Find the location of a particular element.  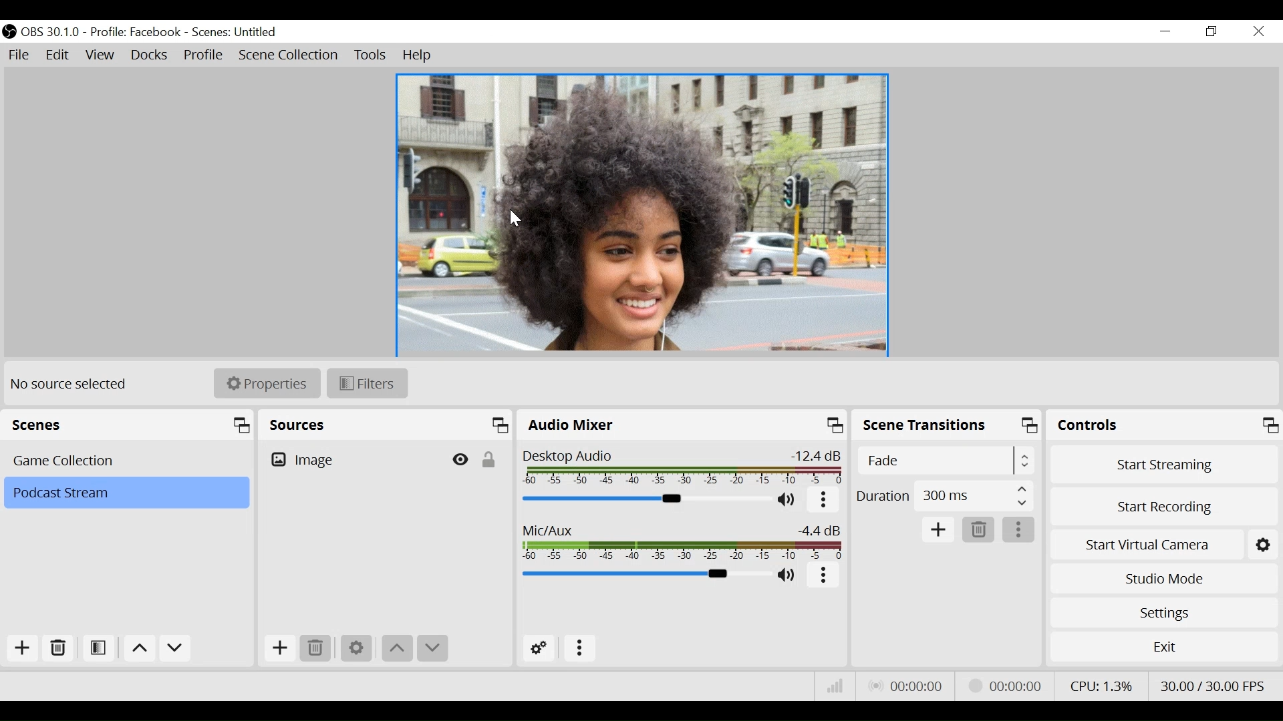

Studio Mode is located at coordinates (1165, 578).